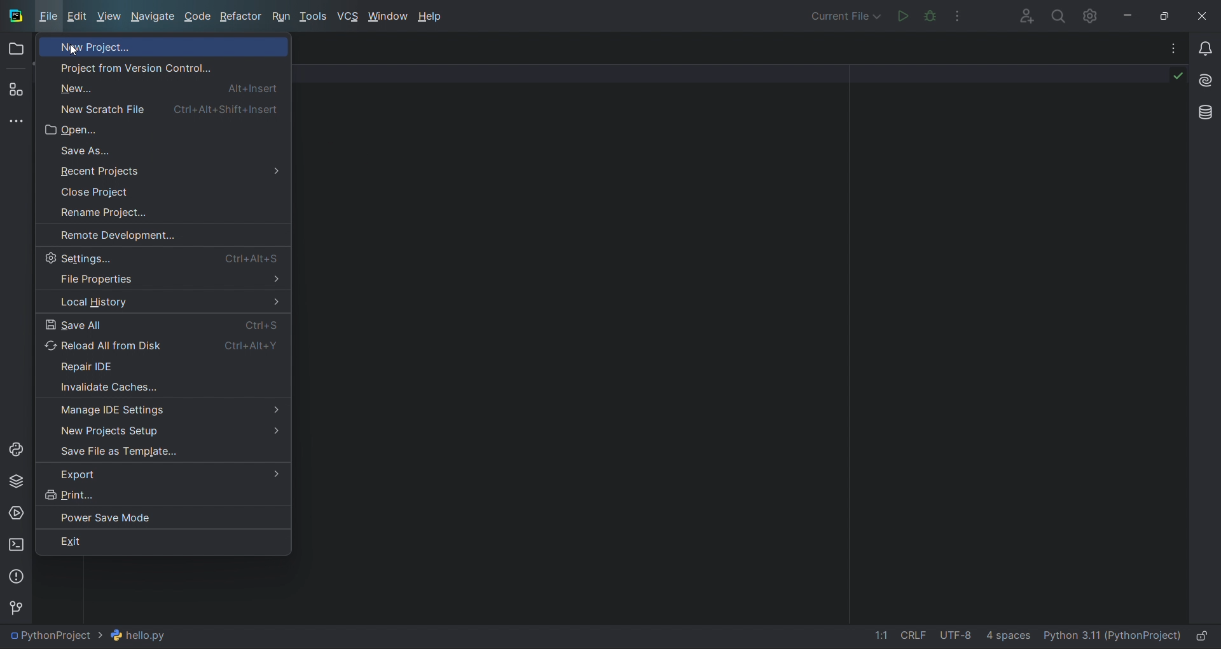 This screenshot has height=649, width=1221. What do you see at coordinates (163, 387) in the screenshot?
I see `cache` at bounding box center [163, 387].